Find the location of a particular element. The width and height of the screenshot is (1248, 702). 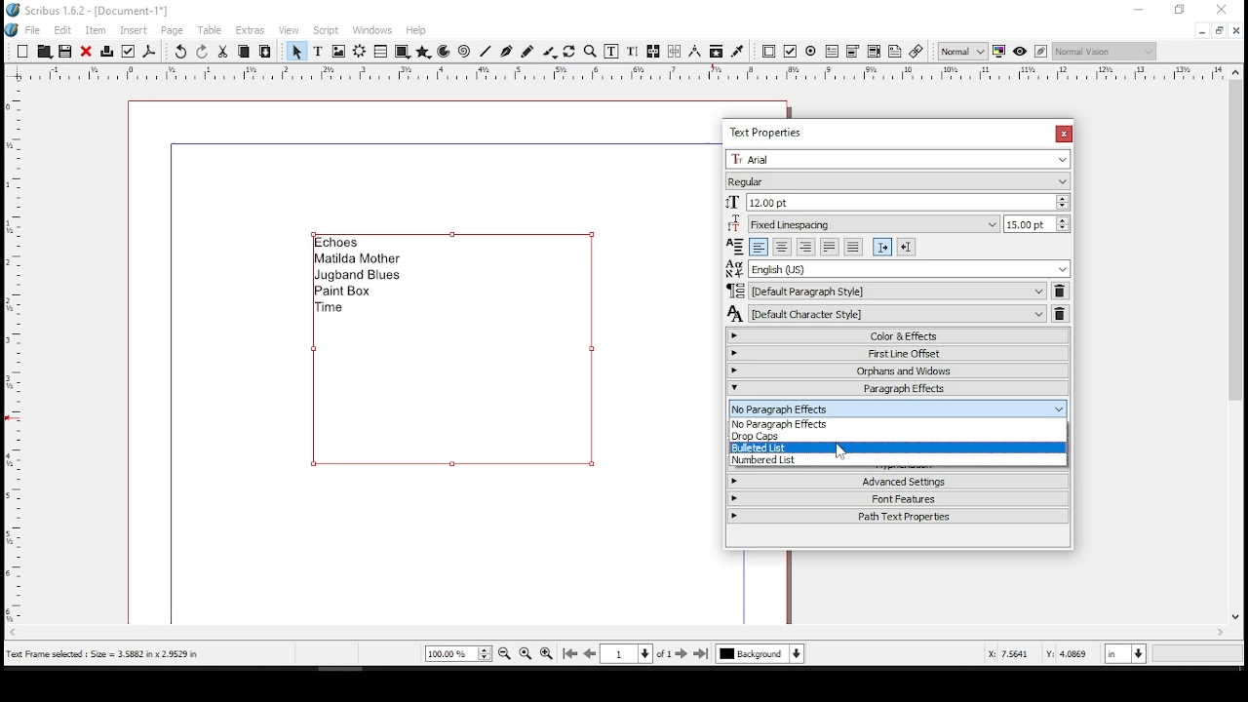

drop caps is located at coordinates (897, 438).